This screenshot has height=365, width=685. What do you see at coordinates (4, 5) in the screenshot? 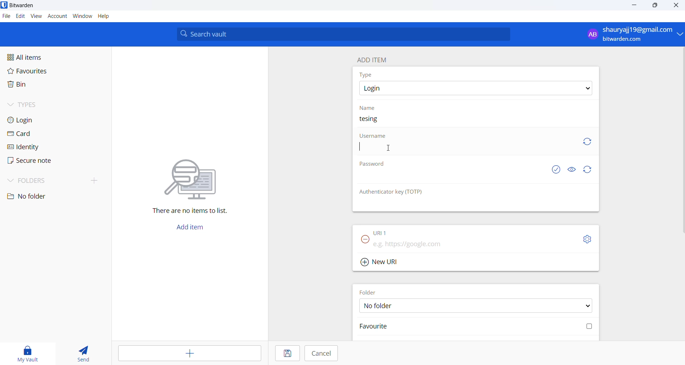
I see `application logo` at bounding box center [4, 5].